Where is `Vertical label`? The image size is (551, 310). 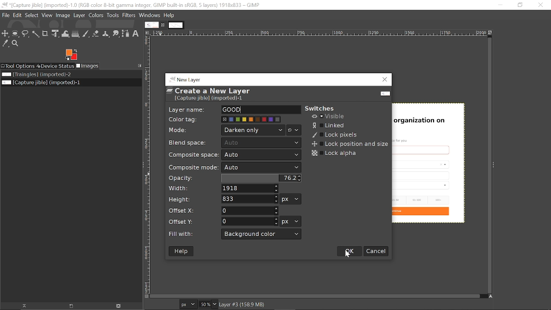 Vertical label is located at coordinates (147, 164).